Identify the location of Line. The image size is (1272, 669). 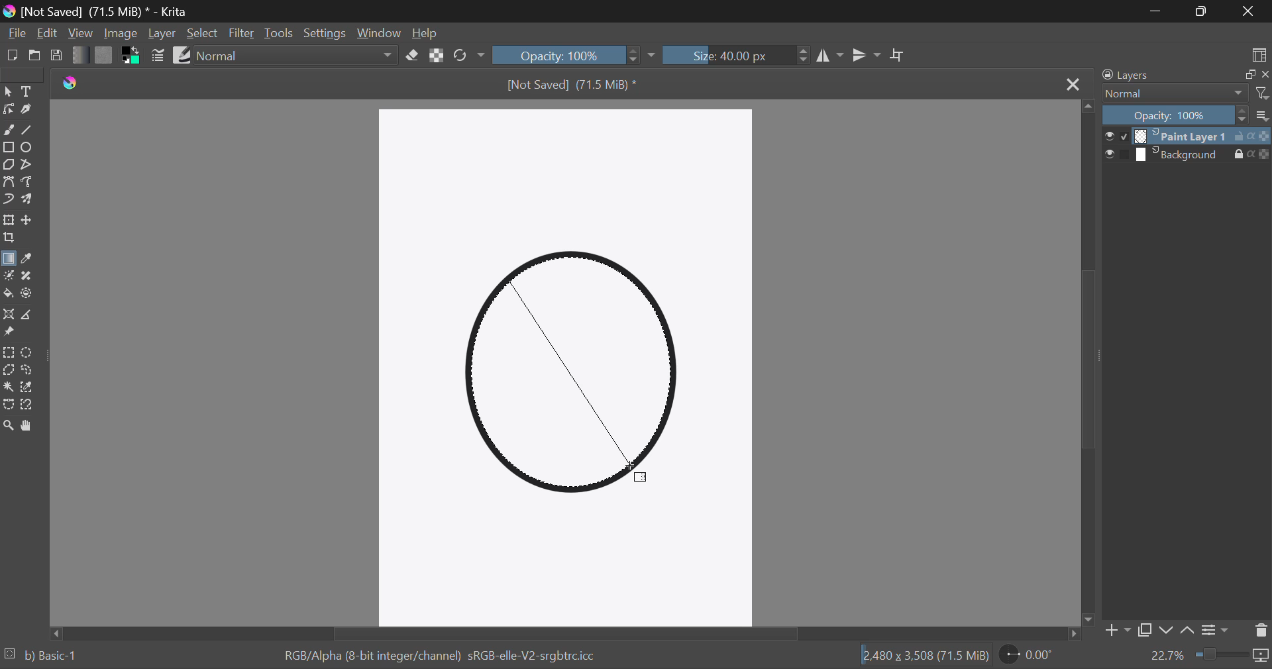
(28, 130).